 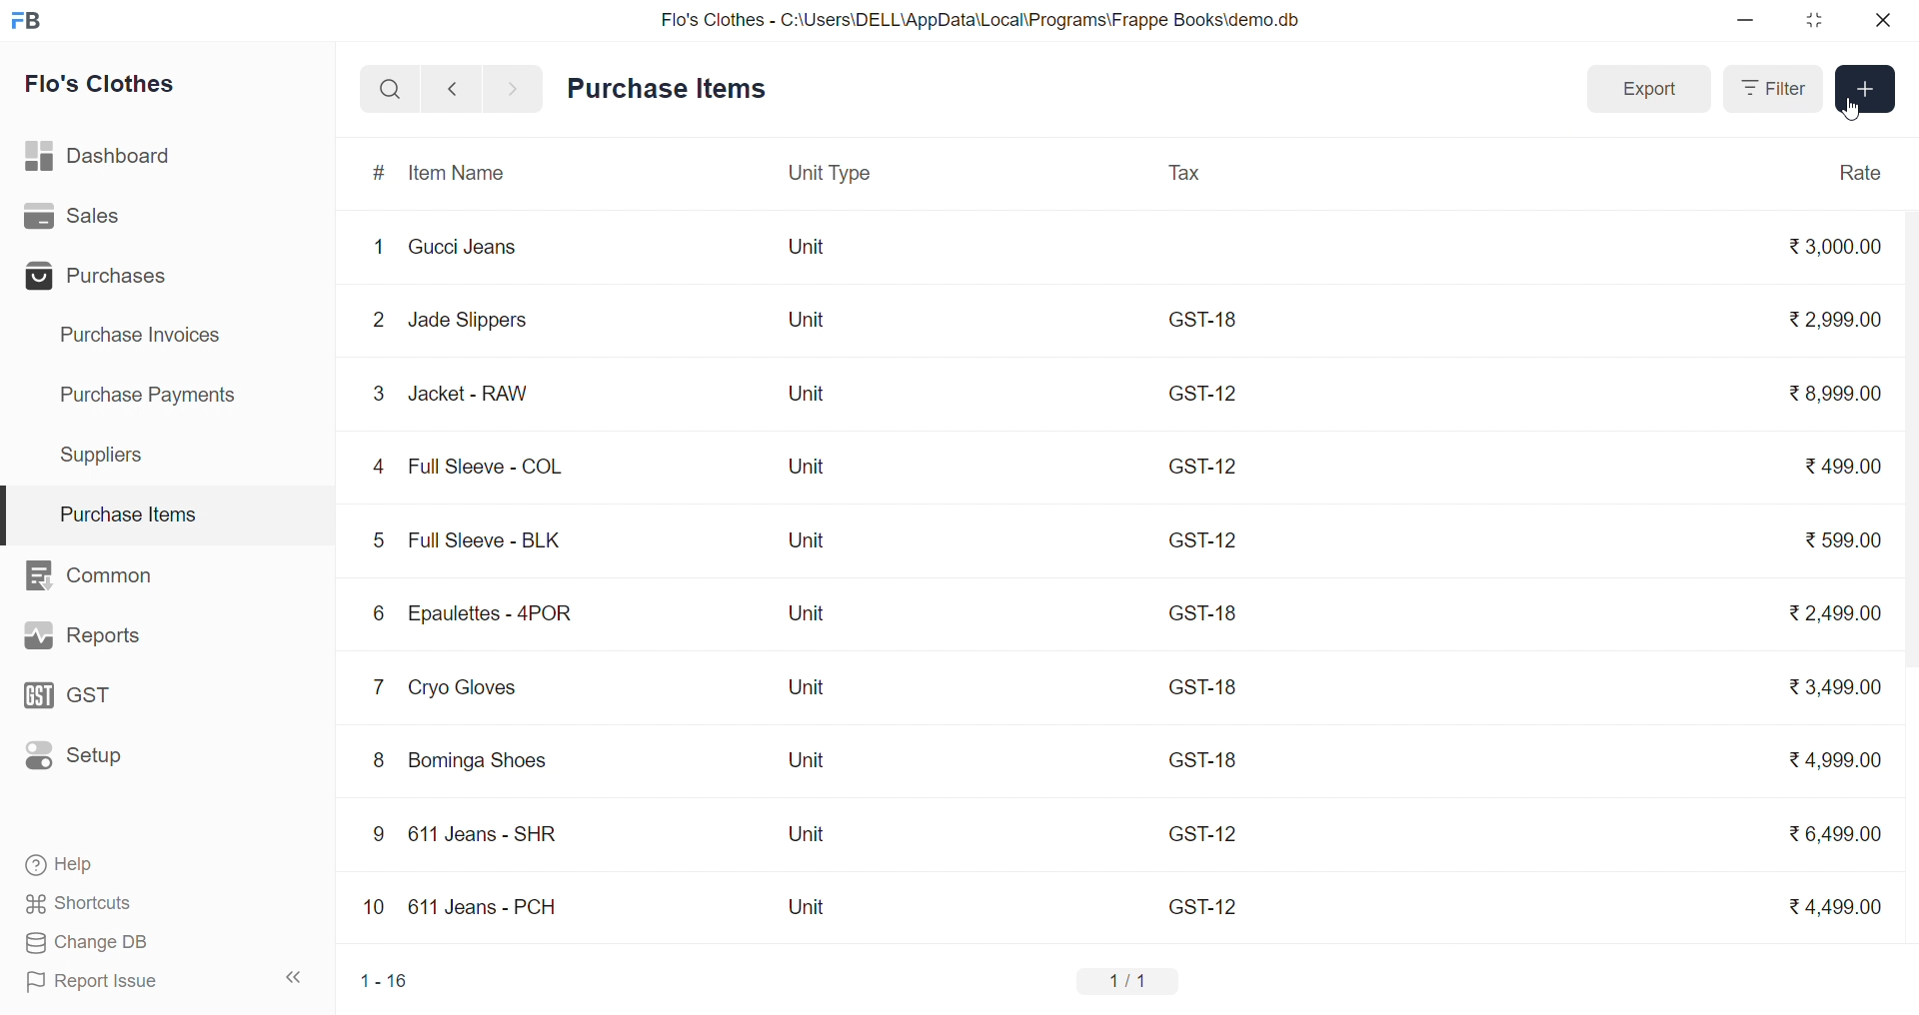 I want to click on 6, so click(x=377, y=612).